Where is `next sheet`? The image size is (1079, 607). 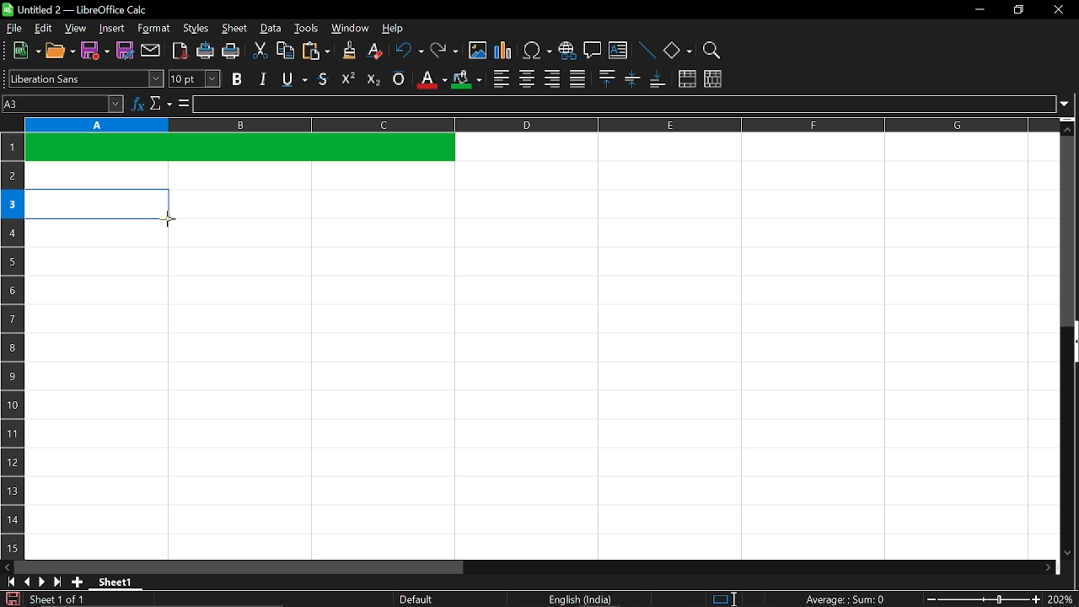
next sheet is located at coordinates (40, 582).